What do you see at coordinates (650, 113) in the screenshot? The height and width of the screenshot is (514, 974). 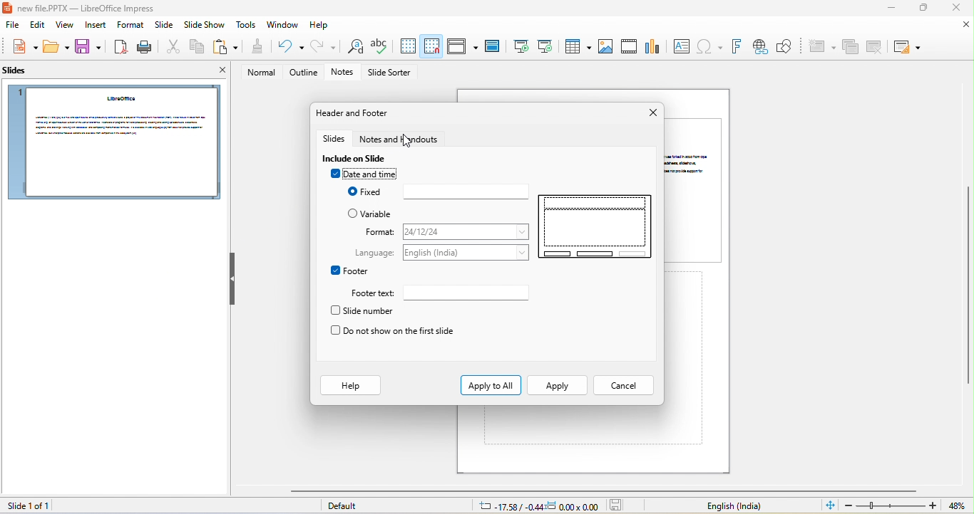 I see `close` at bounding box center [650, 113].